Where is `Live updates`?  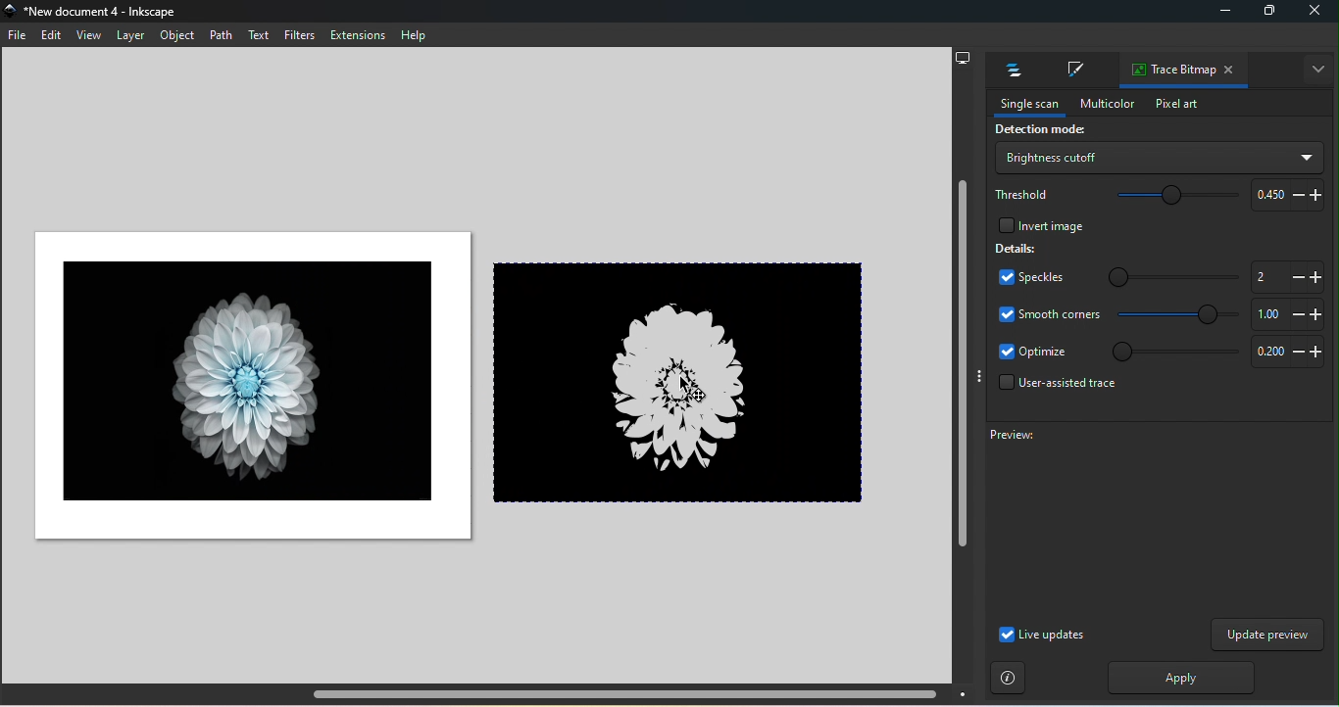
Live updates is located at coordinates (1041, 635).